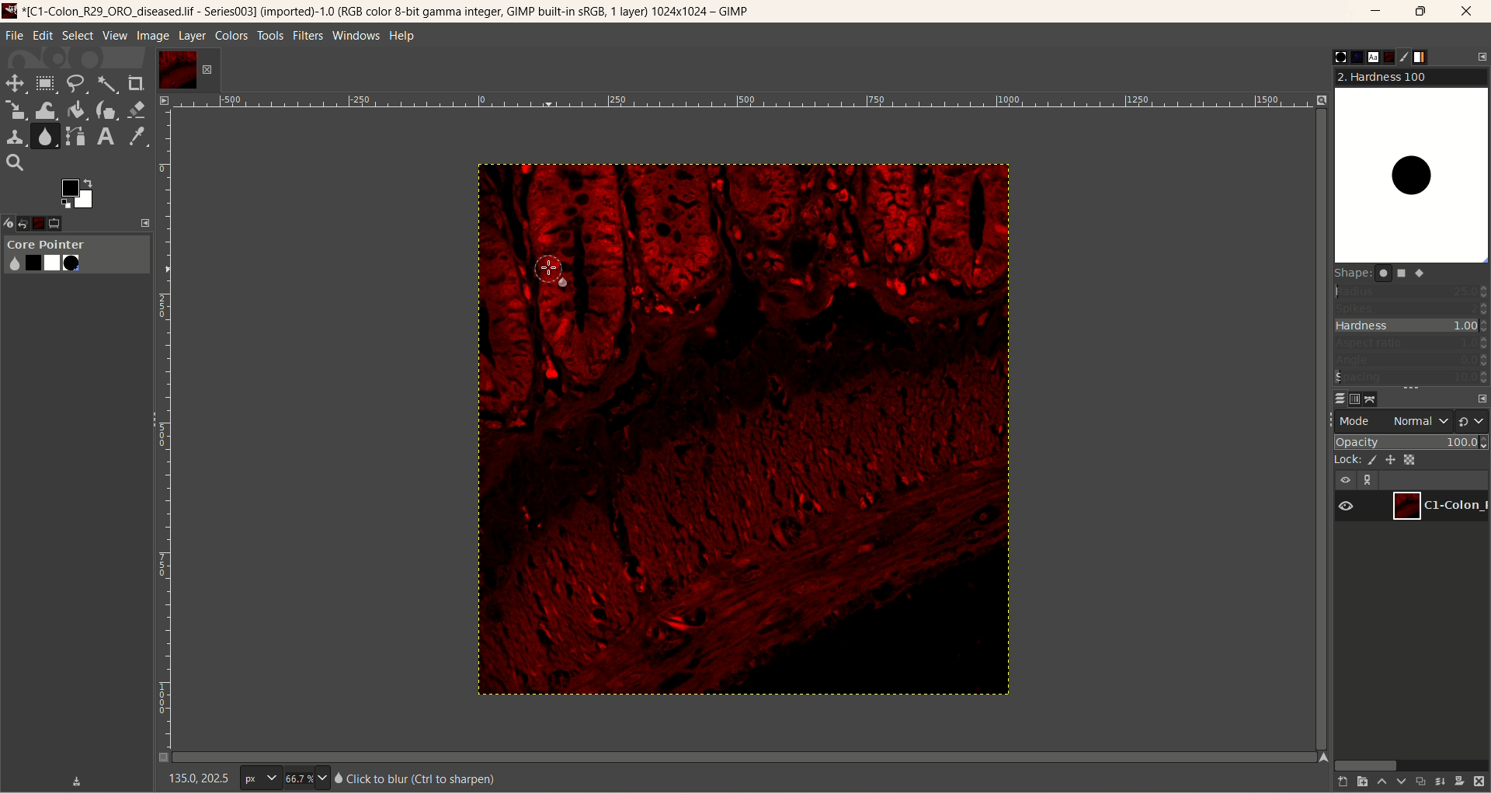  Describe the element at coordinates (1422, 12) in the screenshot. I see `maximize` at that location.